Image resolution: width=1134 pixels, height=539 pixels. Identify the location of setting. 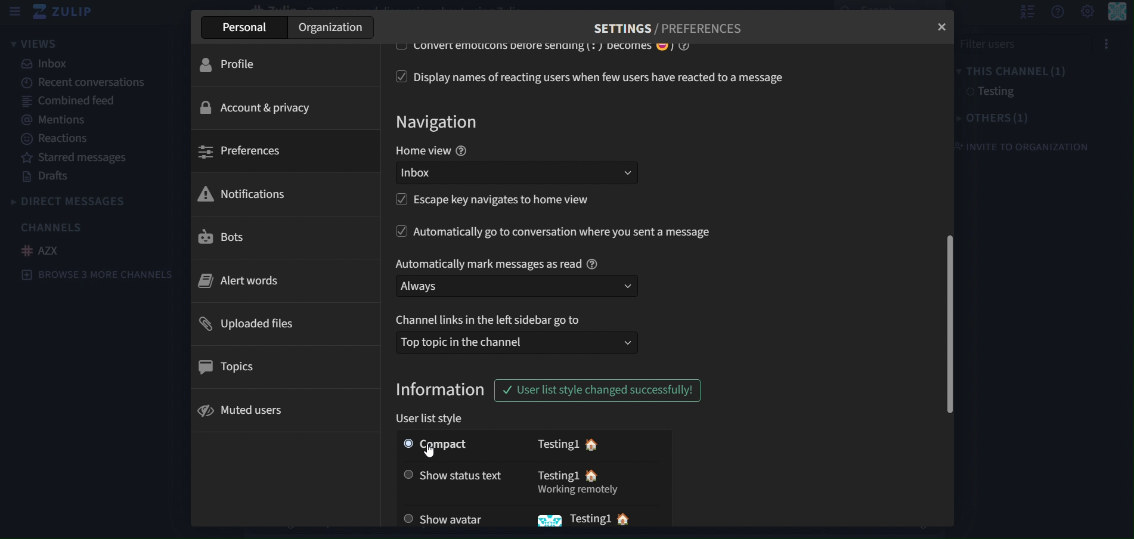
(1087, 12).